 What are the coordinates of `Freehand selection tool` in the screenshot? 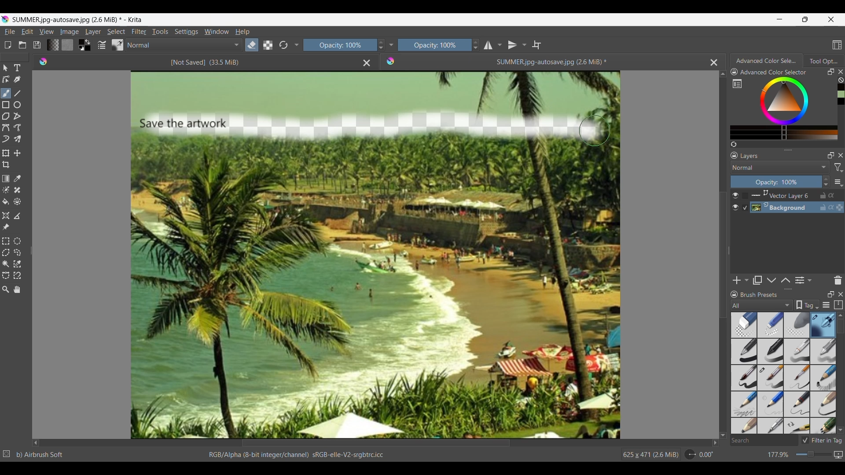 It's located at (17, 253).